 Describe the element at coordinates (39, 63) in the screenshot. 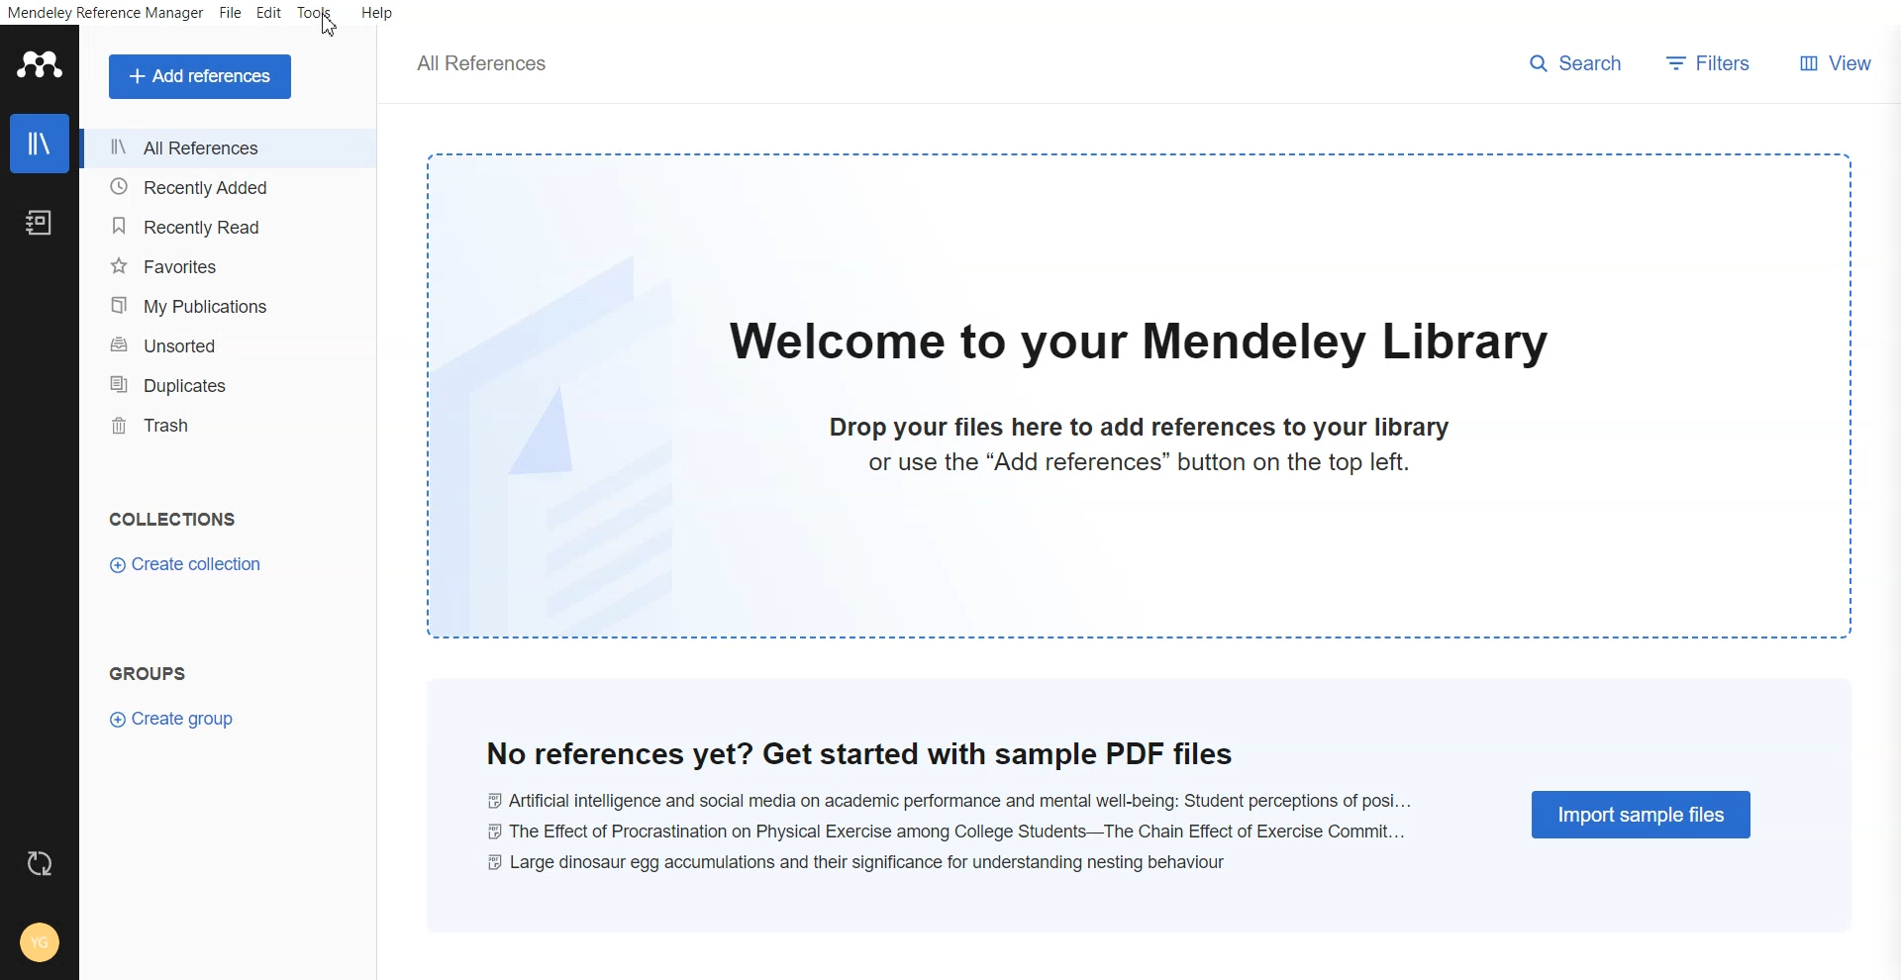

I see `Logo` at that location.